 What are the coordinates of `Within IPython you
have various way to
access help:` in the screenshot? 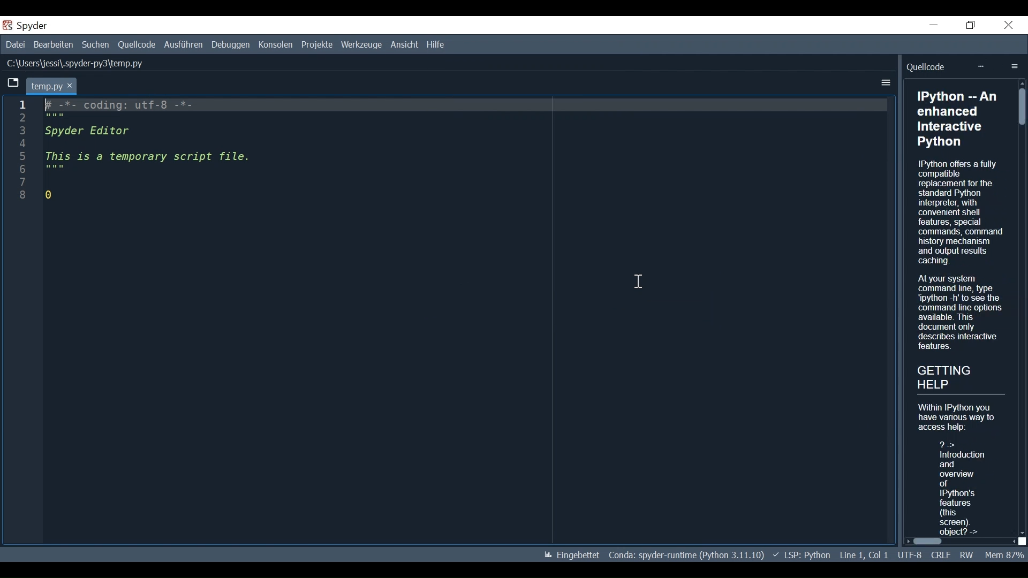 It's located at (959, 416).